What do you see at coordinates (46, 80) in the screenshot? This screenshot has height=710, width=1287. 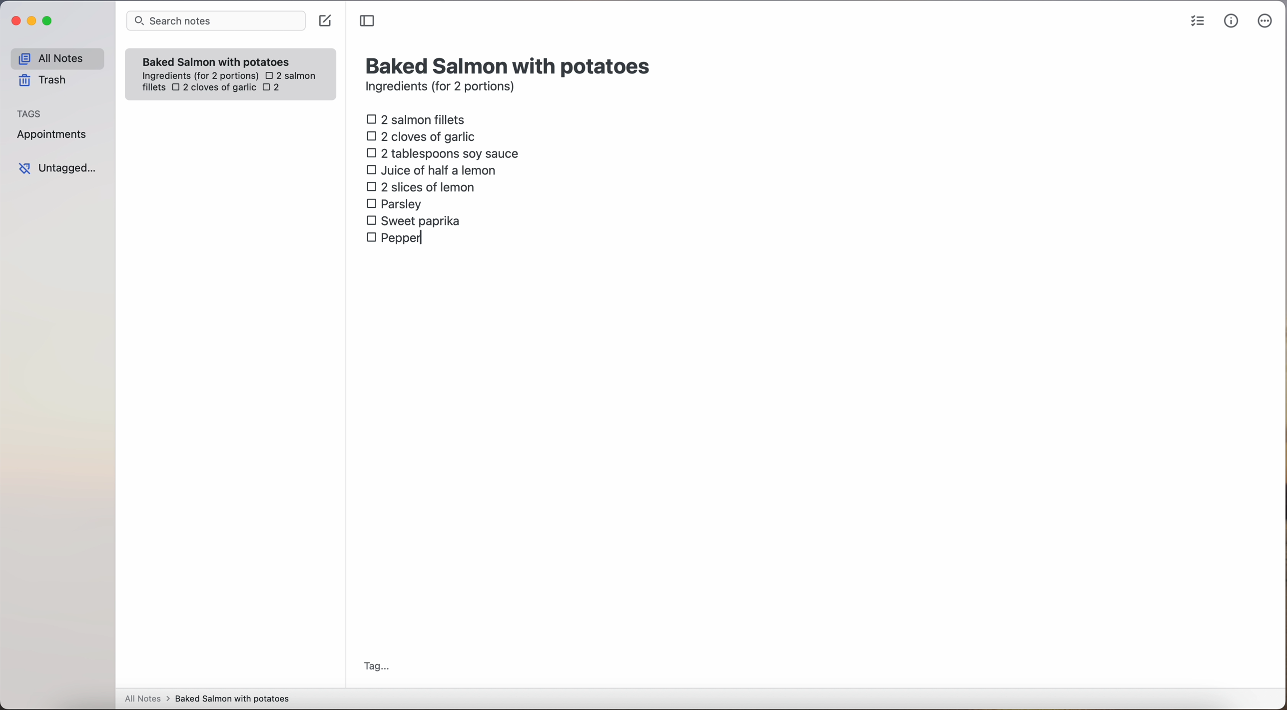 I see `trash` at bounding box center [46, 80].